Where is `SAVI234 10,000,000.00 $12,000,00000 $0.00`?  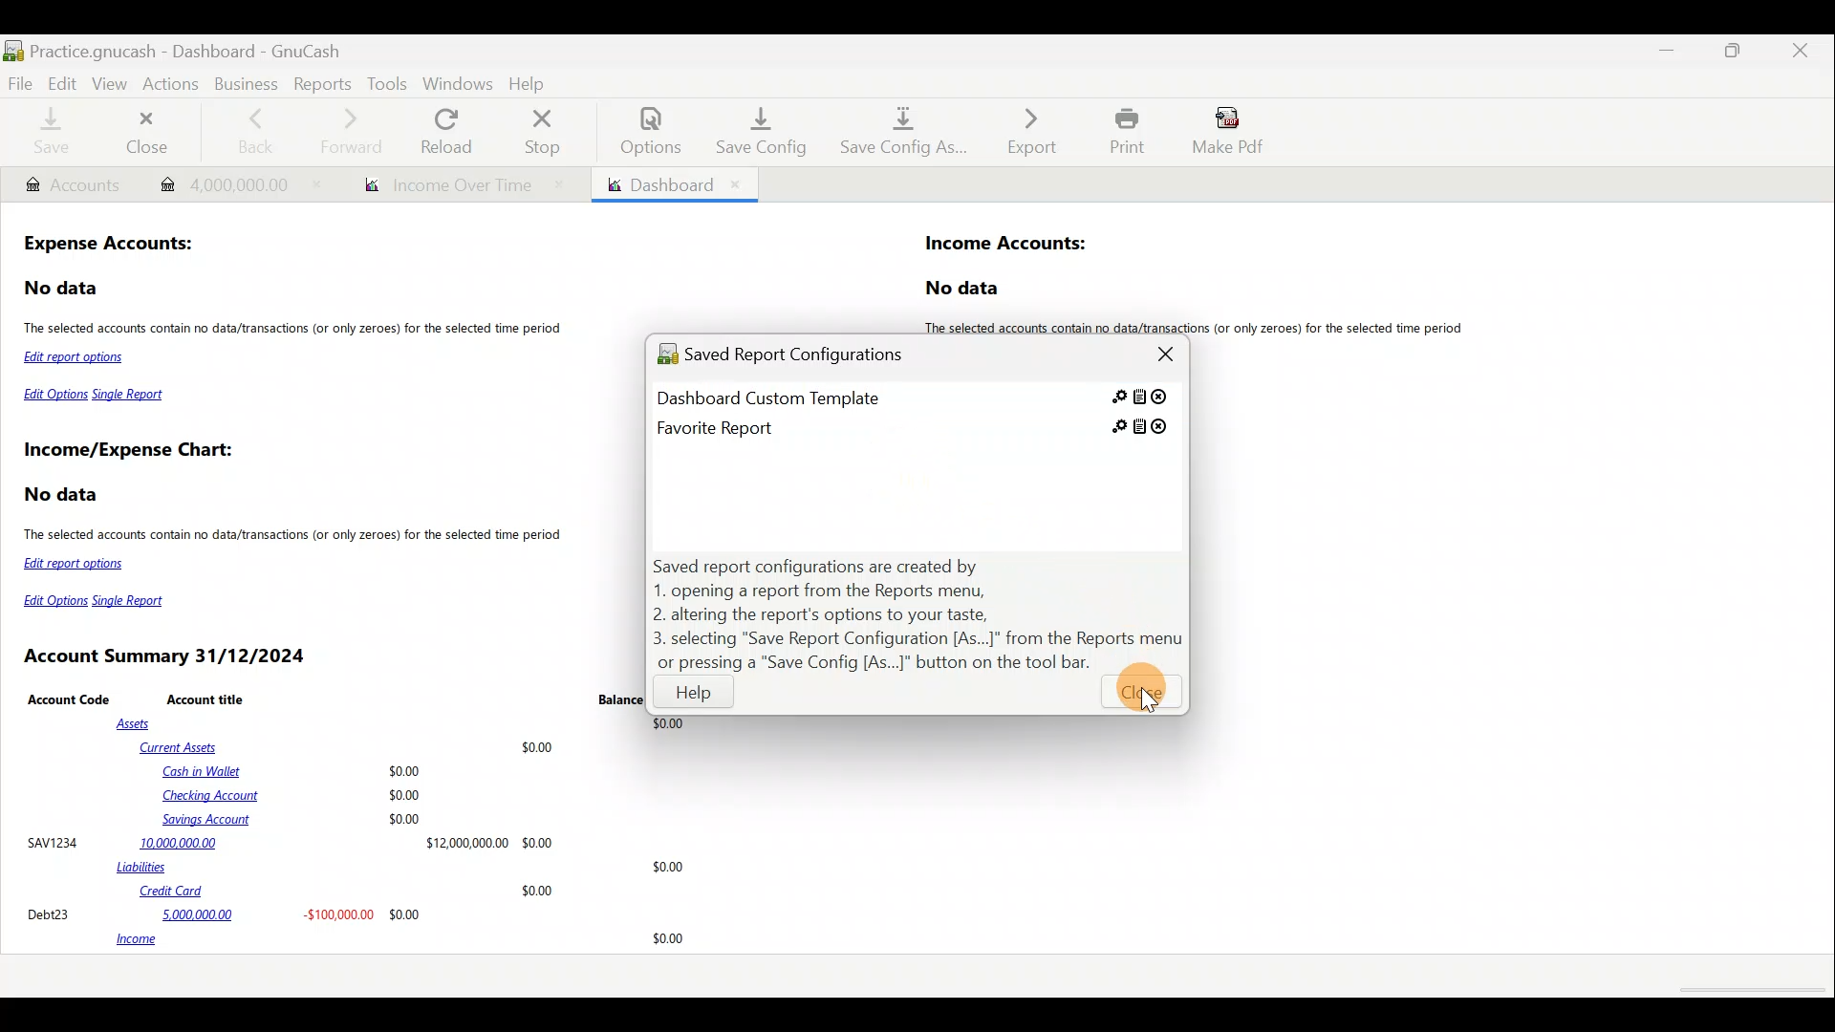 SAVI234 10,000,000.00 $12,000,00000 $0.00 is located at coordinates (290, 842).